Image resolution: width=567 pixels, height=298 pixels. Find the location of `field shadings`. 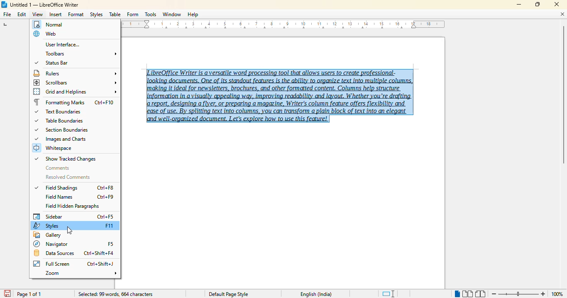

field shadings is located at coordinates (74, 188).